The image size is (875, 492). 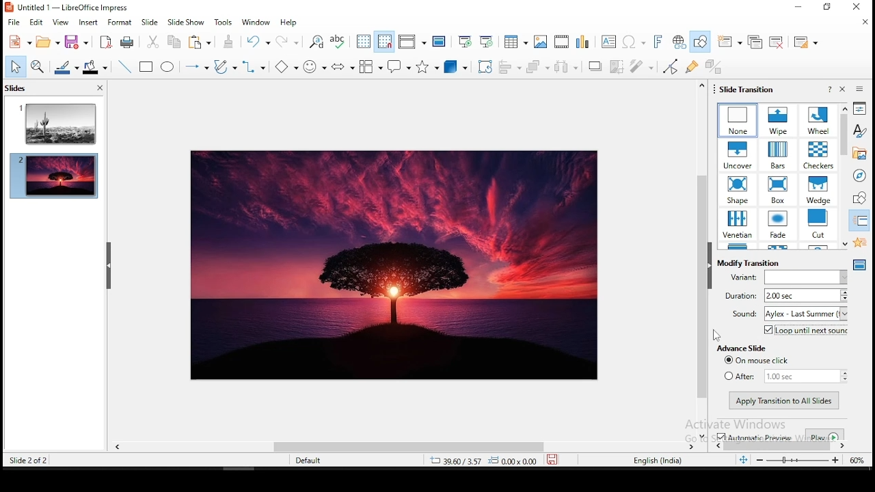 I want to click on show gluepoint functions, so click(x=692, y=67).